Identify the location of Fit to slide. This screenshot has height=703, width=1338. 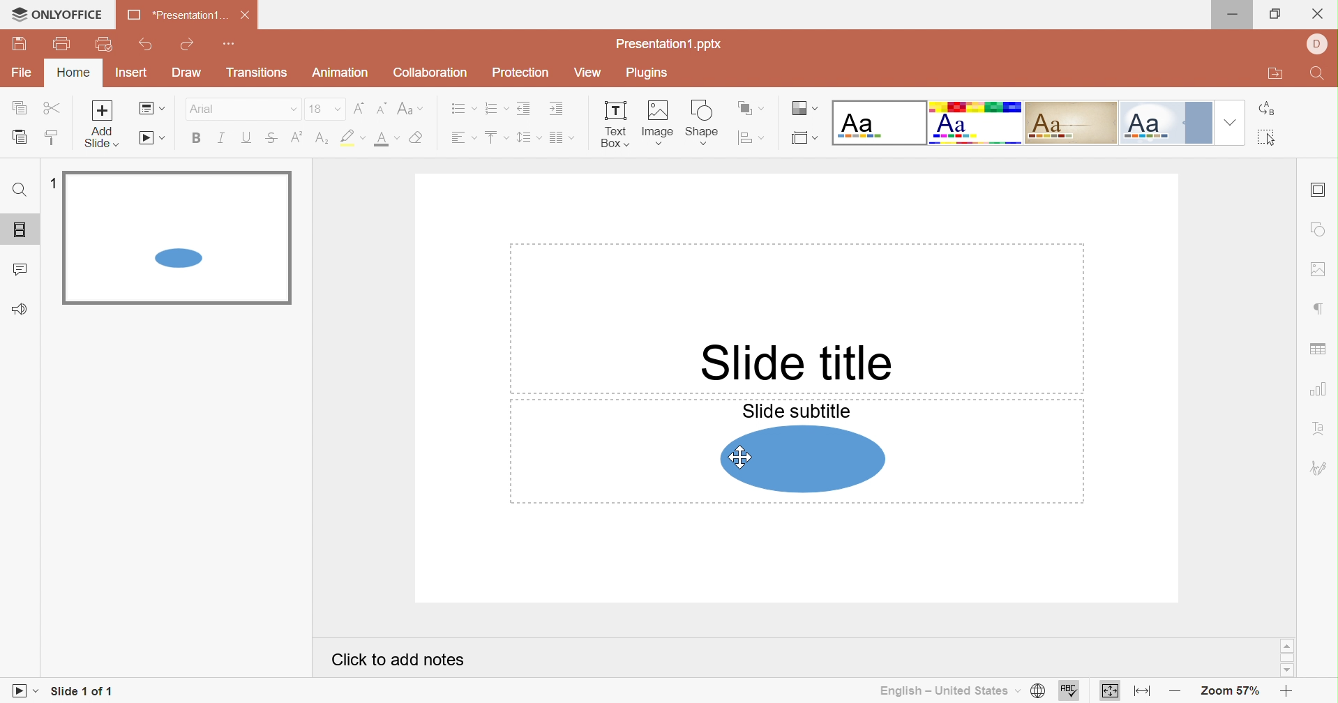
(1111, 691).